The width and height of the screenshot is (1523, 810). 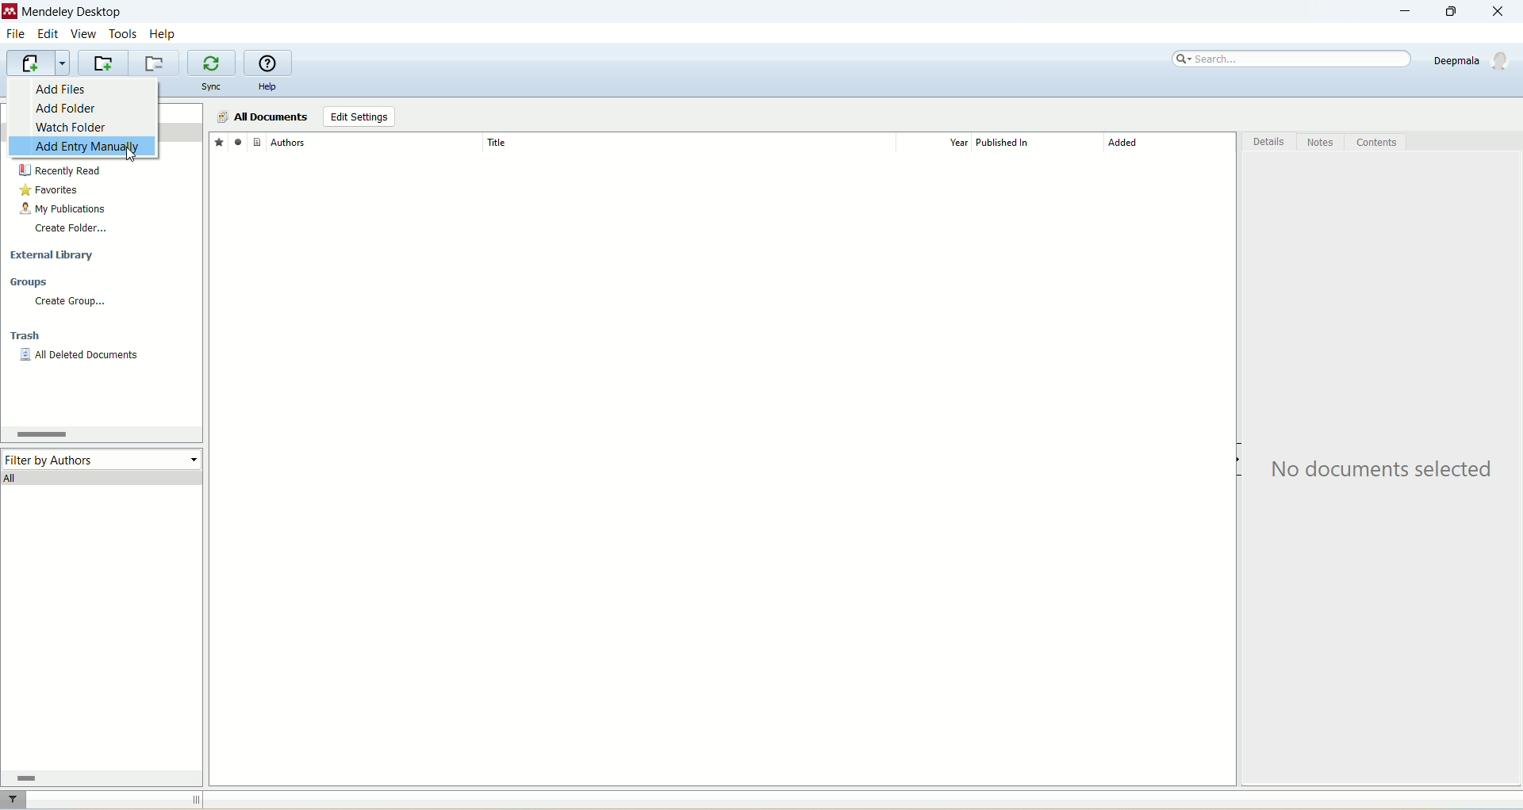 I want to click on notes, so click(x=1322, y=143).